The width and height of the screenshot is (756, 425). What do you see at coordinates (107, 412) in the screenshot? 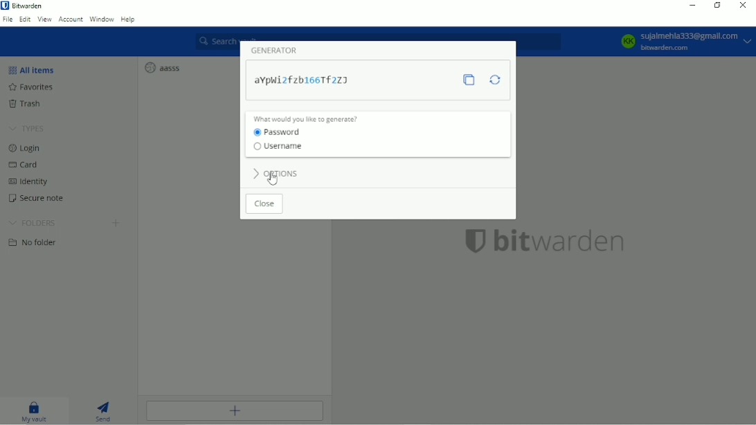
I see `Send` at bounding box center [107, 412].